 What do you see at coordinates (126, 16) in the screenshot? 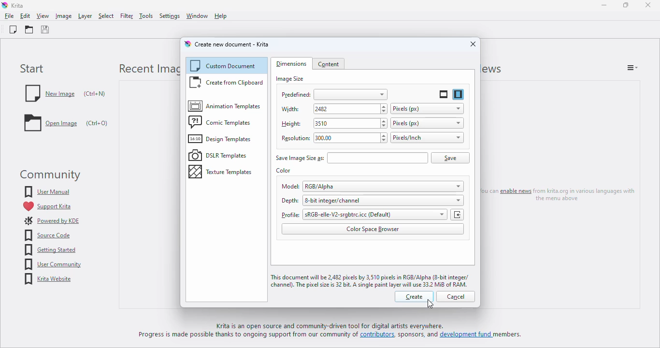
I see `filter` at bounding box center [126, 16].